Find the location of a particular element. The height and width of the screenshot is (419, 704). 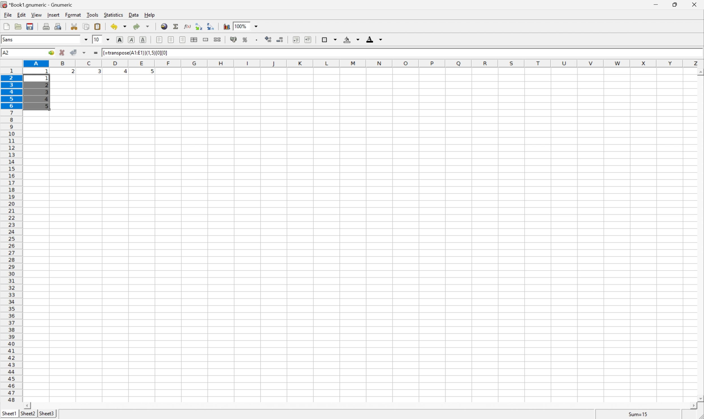

{=transpose(A1:E1)}(1,5)[0][0] is located at coordinates (136, 53).